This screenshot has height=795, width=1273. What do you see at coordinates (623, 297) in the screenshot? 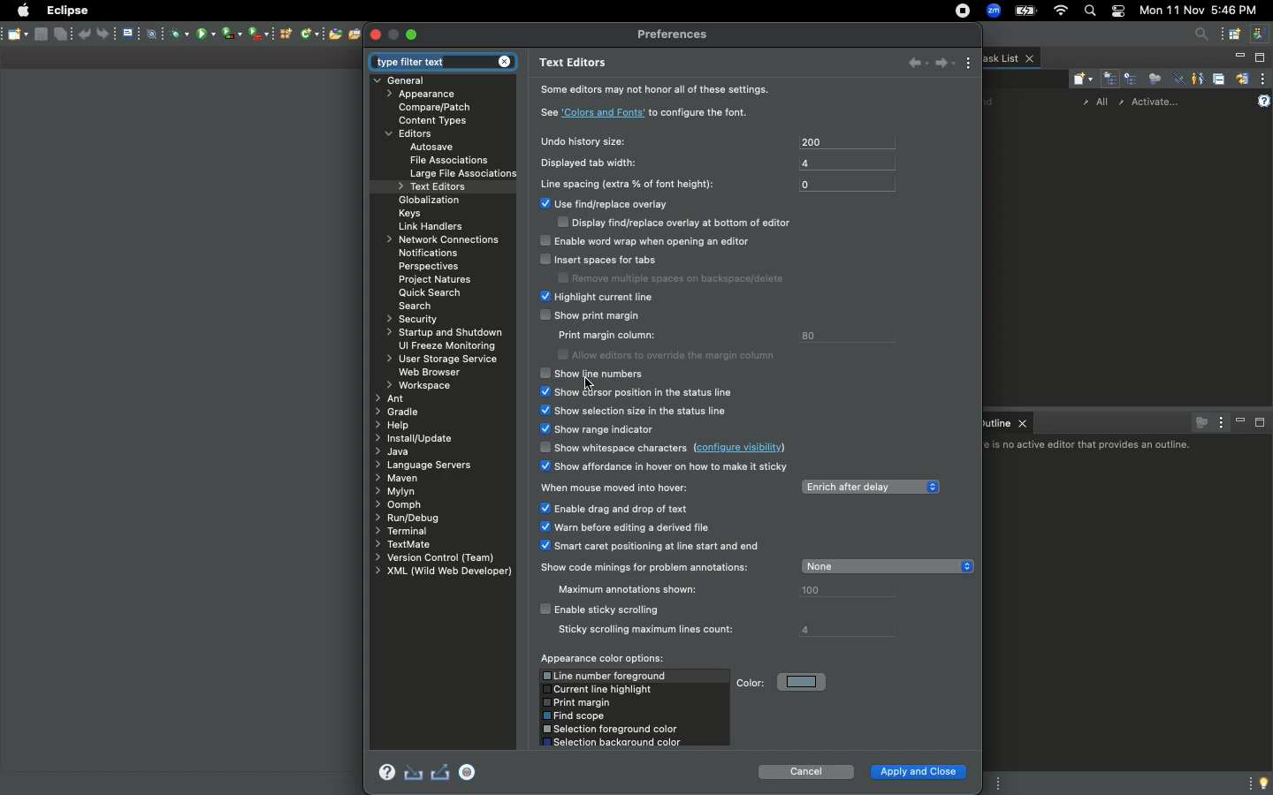
I see `Highlight current line` at bounding box center [623, 297].